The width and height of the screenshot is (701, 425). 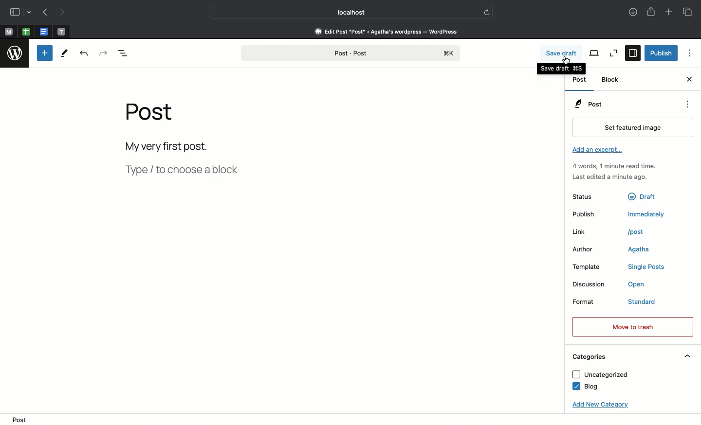 I want to click on Pinned tab, so click(x=61, y=31).